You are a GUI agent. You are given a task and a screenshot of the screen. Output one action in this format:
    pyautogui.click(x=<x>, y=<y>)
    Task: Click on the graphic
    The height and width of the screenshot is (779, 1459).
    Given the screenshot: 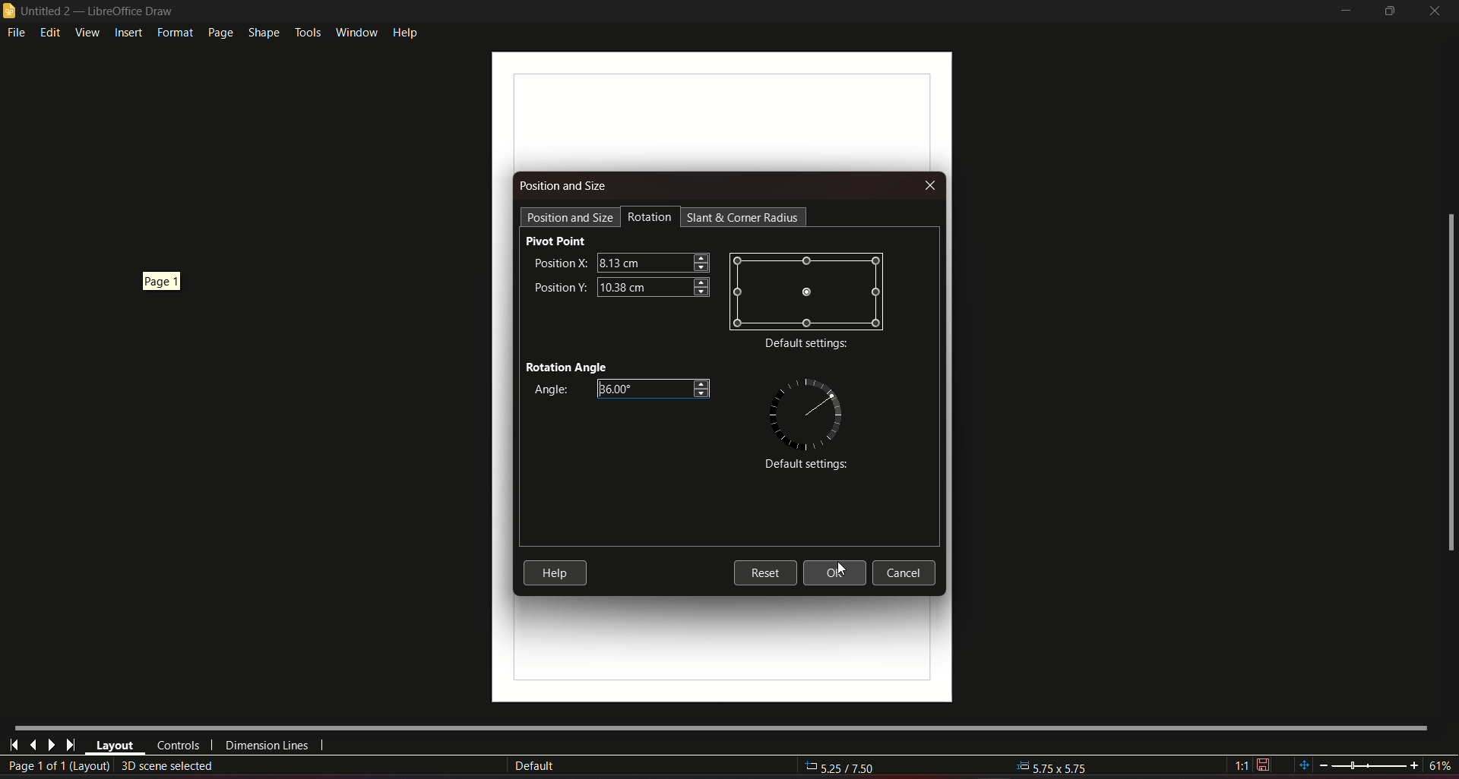 What is the action you would take?
    pyautogui.click(x=807, y=291)
    